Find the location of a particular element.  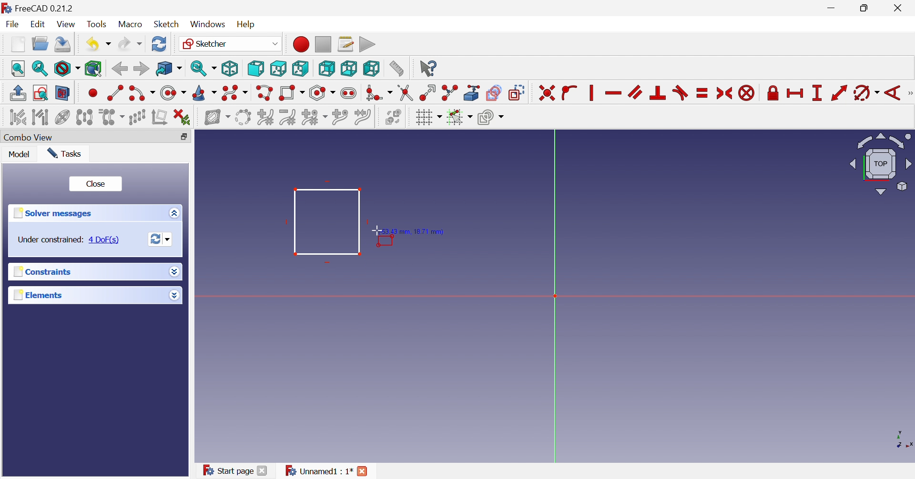

Drop down is located at coordinates (173, 296).